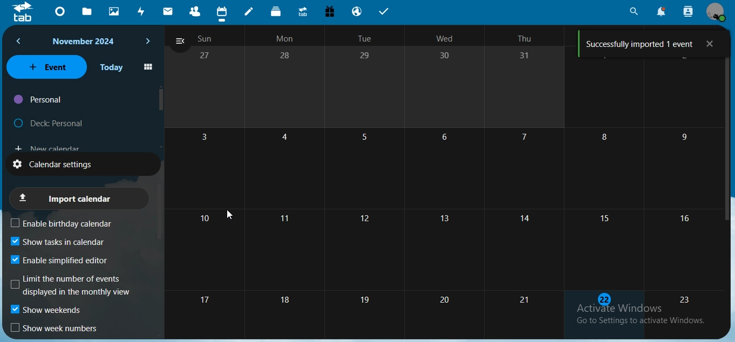 Image resolution: width=735 pixels, height=342 pixels. Describe the element at coordinates (78, 198) in the screenshot. I see `import calendar` at that location.